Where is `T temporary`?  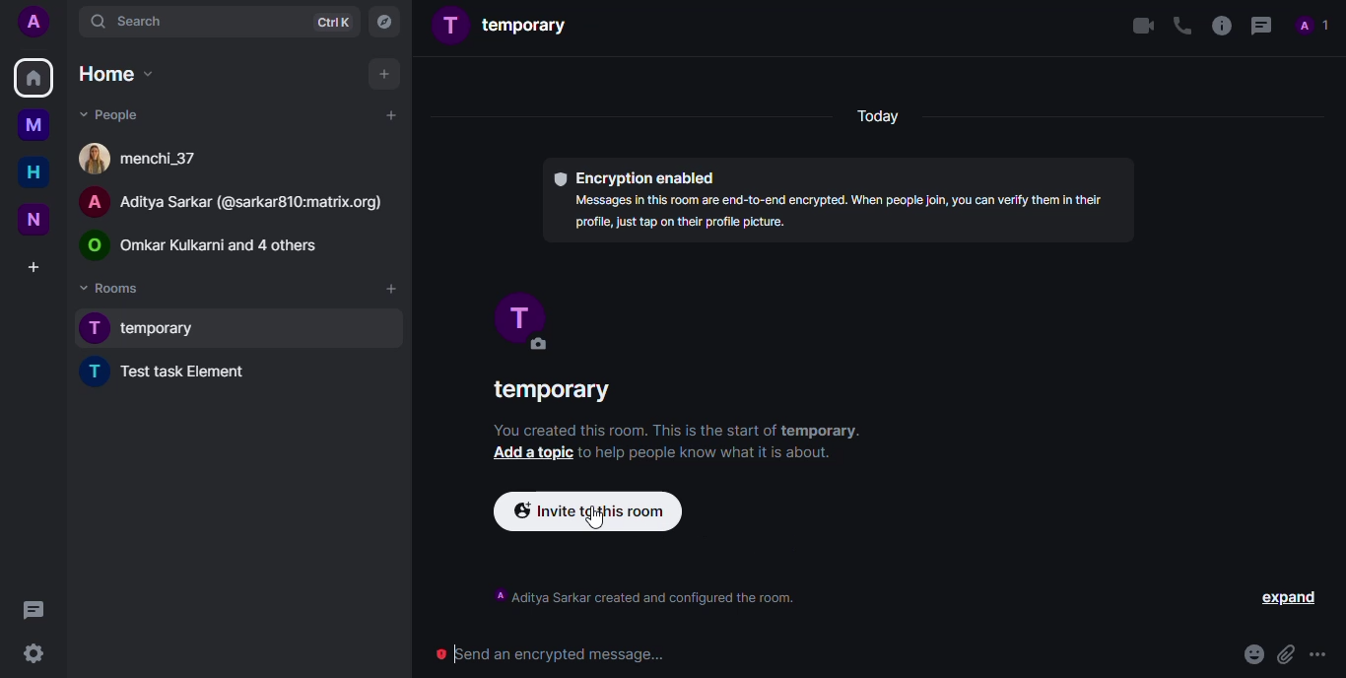 T temporary is located at coordinates (150, 329).